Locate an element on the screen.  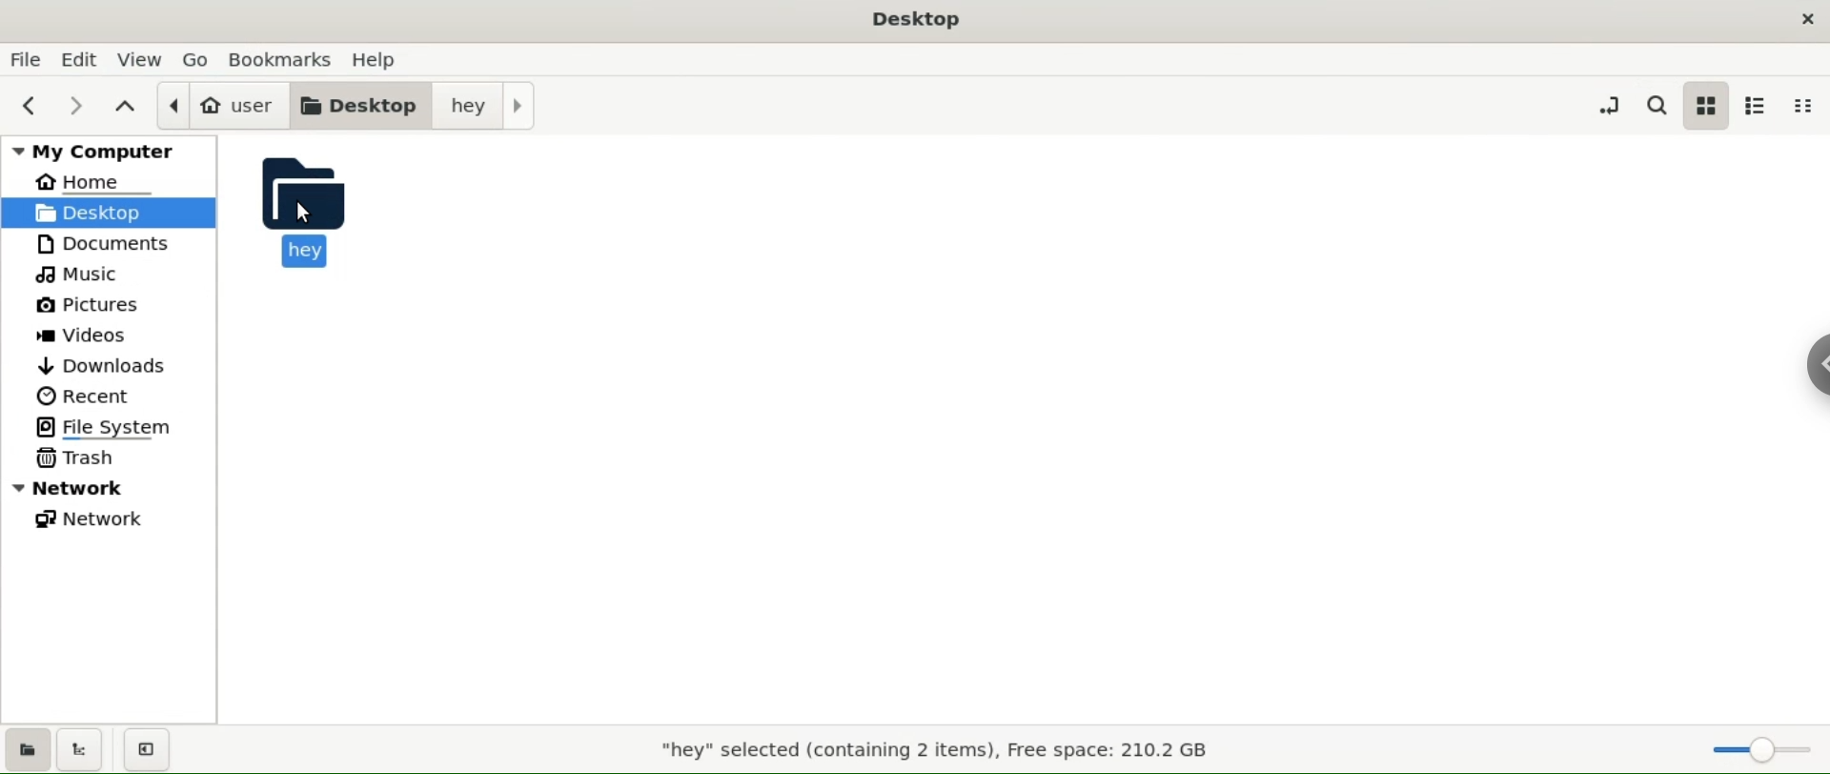
show places is located at coordinates (28, 753).